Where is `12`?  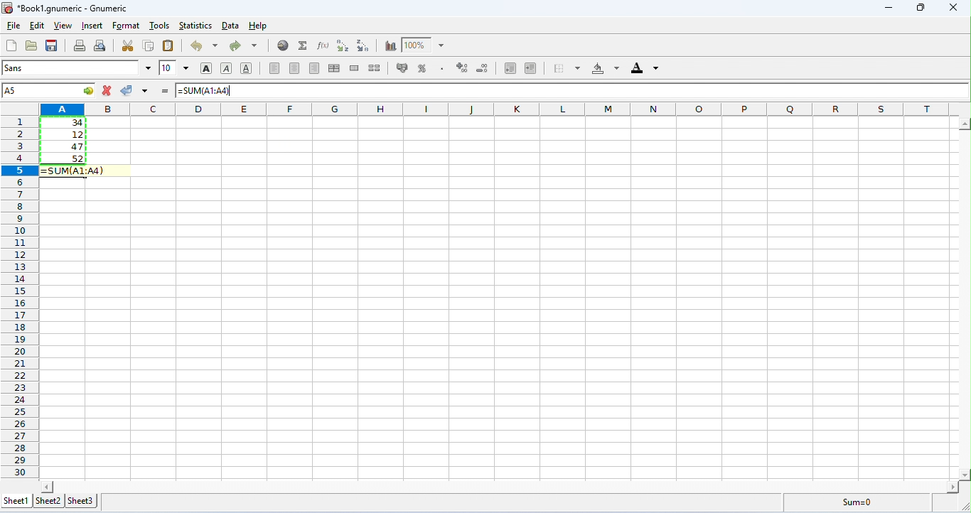
12 is located at coordinates (65, 135).